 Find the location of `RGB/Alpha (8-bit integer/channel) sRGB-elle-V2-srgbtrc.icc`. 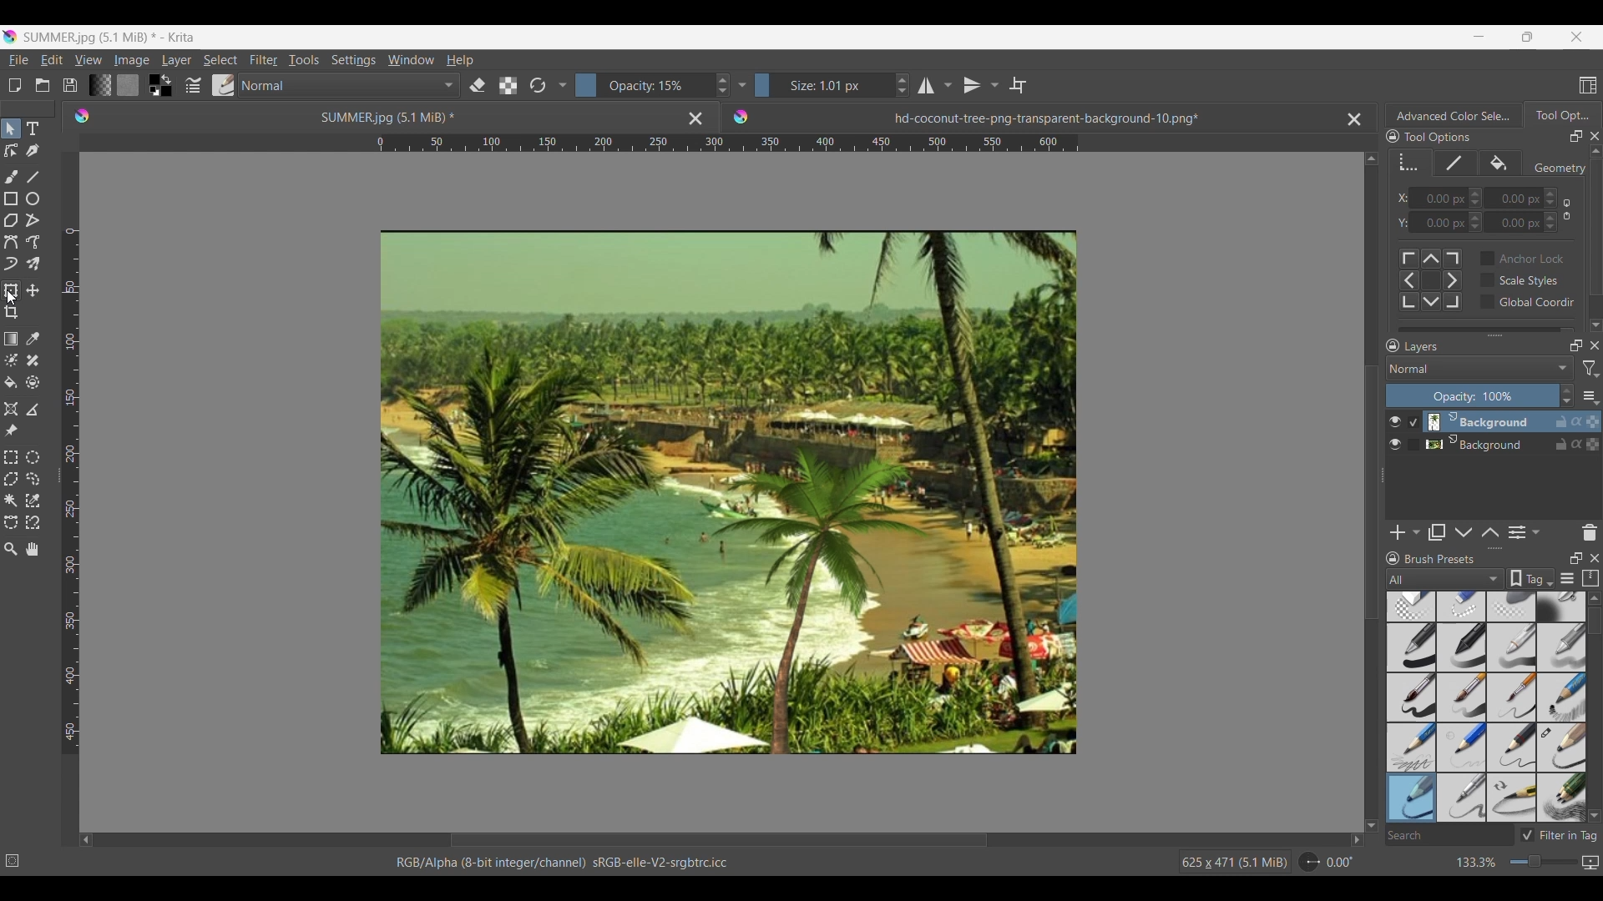

RGB/Alpha (8-bit integer/channel) sRGB-elle-V2-srgbtrc.icc is located at coordinates (570, 863).